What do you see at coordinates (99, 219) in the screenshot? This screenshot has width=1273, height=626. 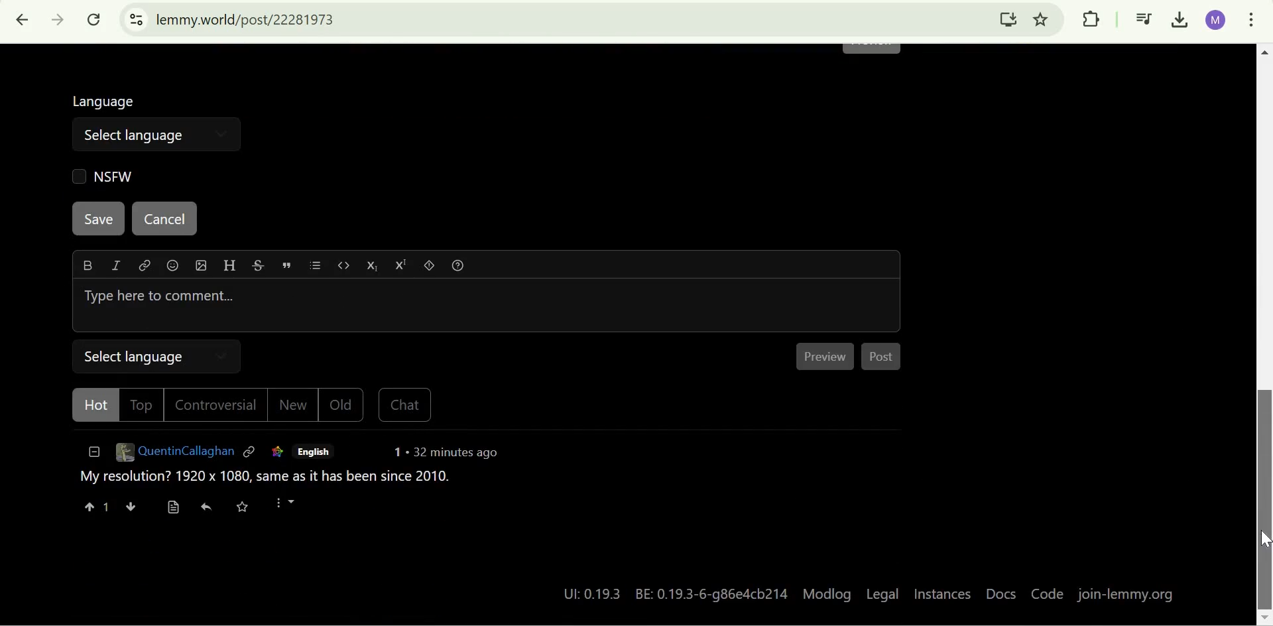 I see `Save` at bounding box center [99, 219].